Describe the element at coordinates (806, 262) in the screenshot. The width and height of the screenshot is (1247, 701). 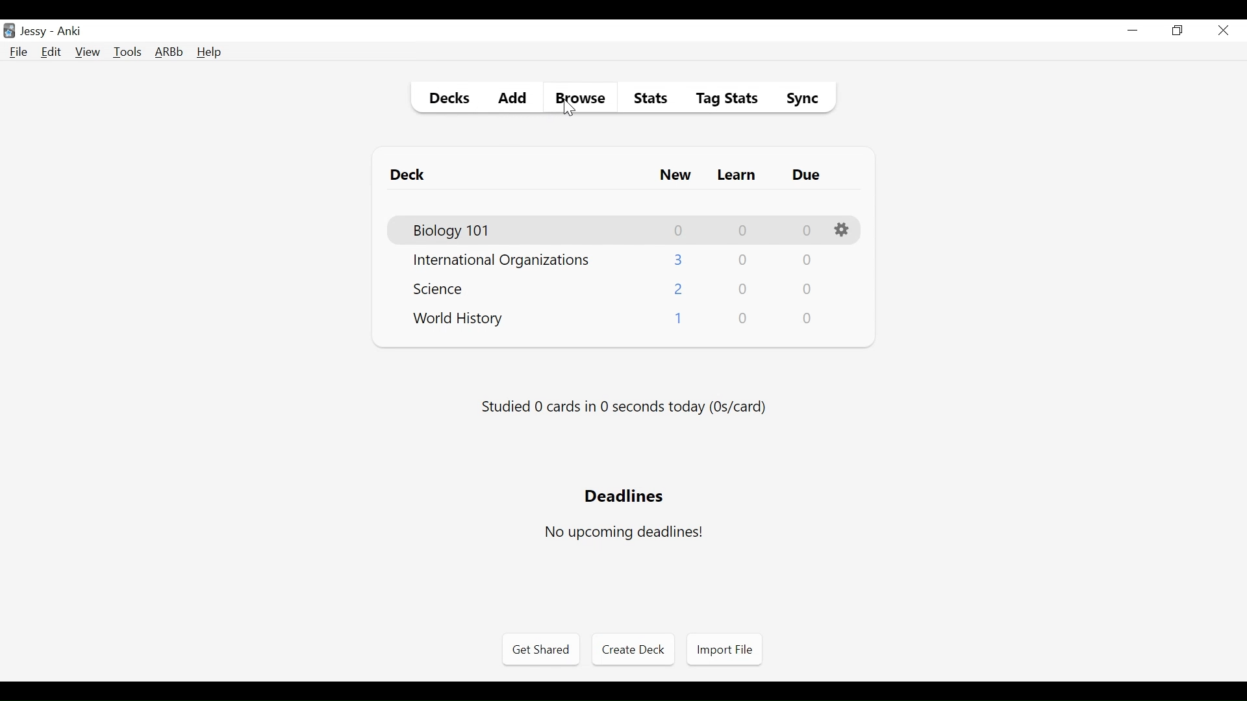
I see `Due Card Count` at that location.